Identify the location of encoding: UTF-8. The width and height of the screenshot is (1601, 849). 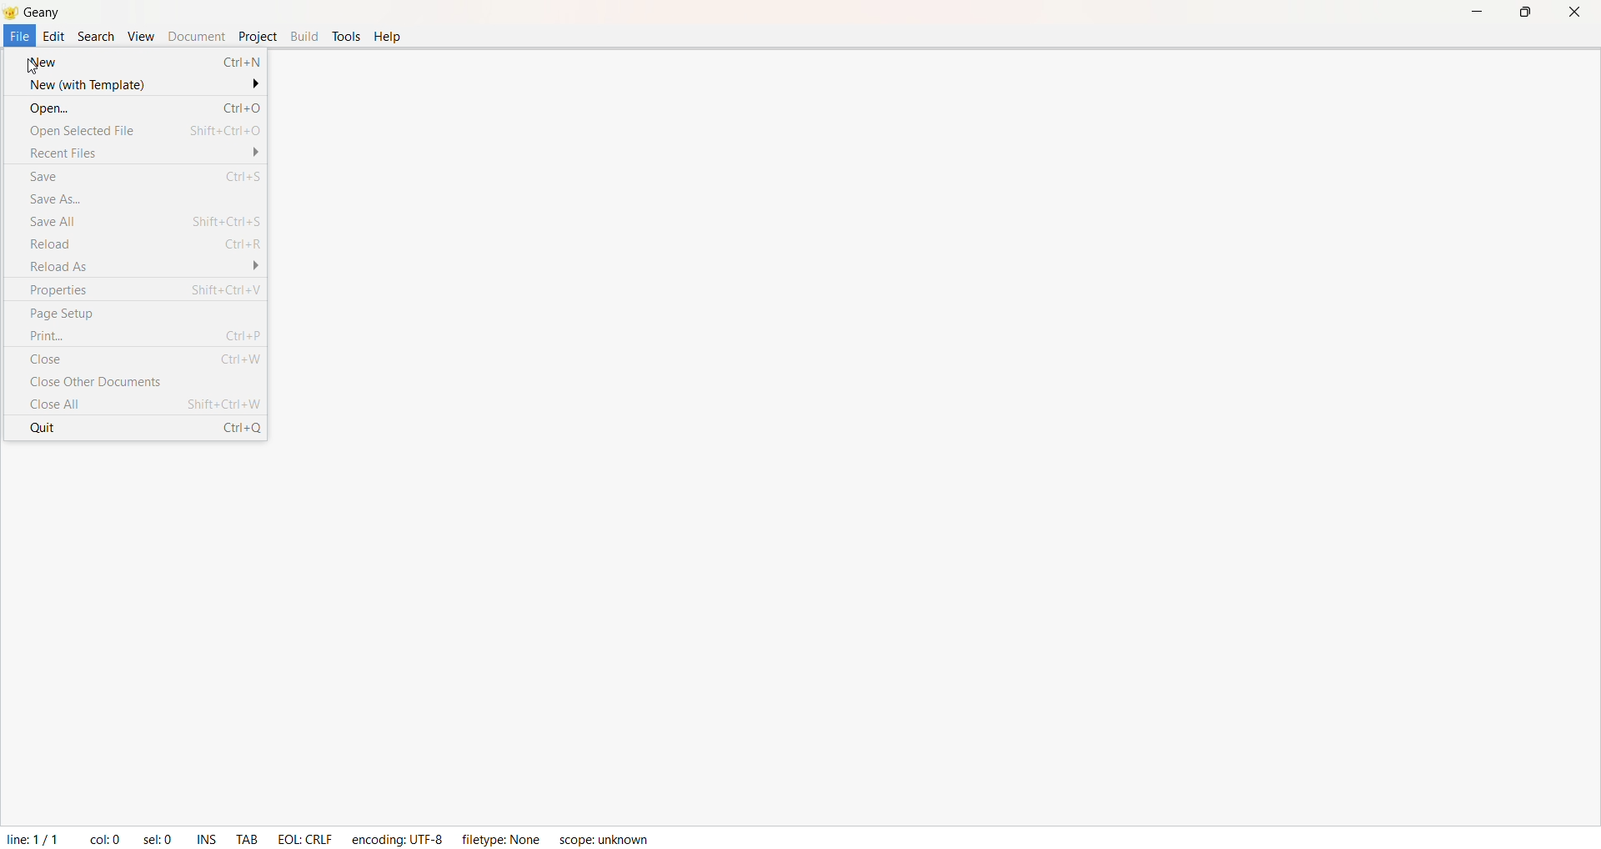
(396, 836).